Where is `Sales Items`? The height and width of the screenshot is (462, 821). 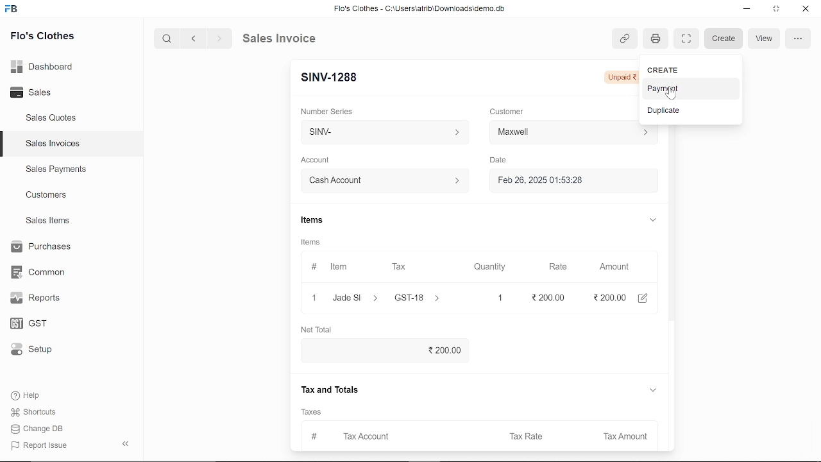
Sales Items is located at coordinates (47, 222).